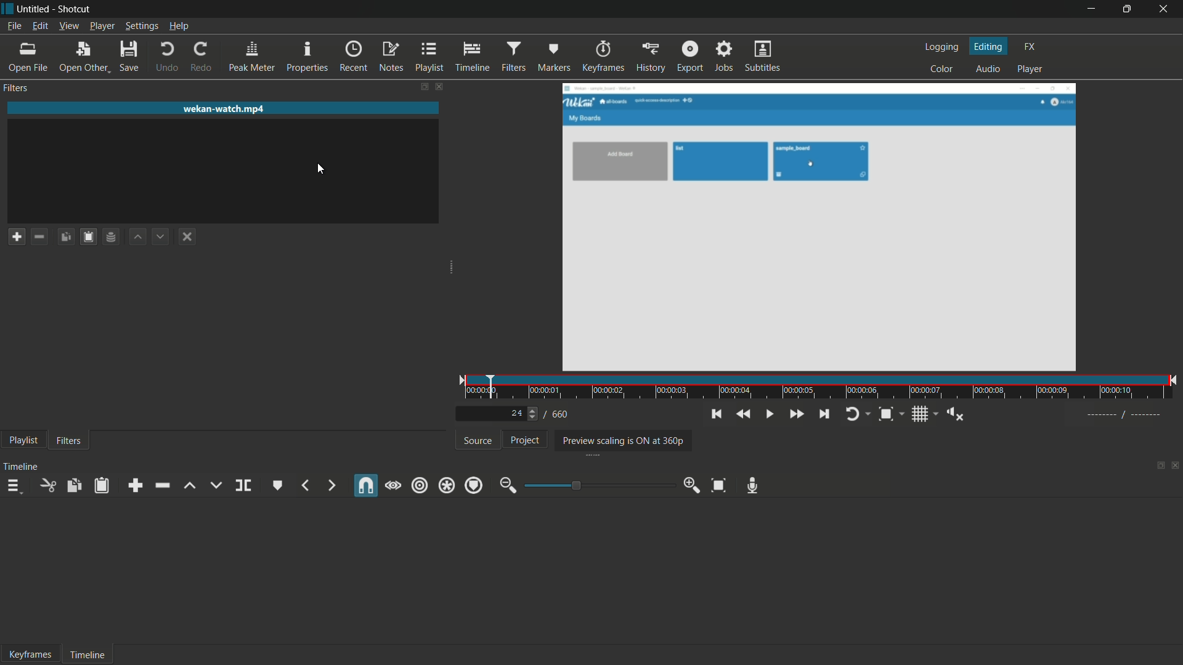 The image size is (1183, 665). I want to click on deselect a filter, so click(187, 237).